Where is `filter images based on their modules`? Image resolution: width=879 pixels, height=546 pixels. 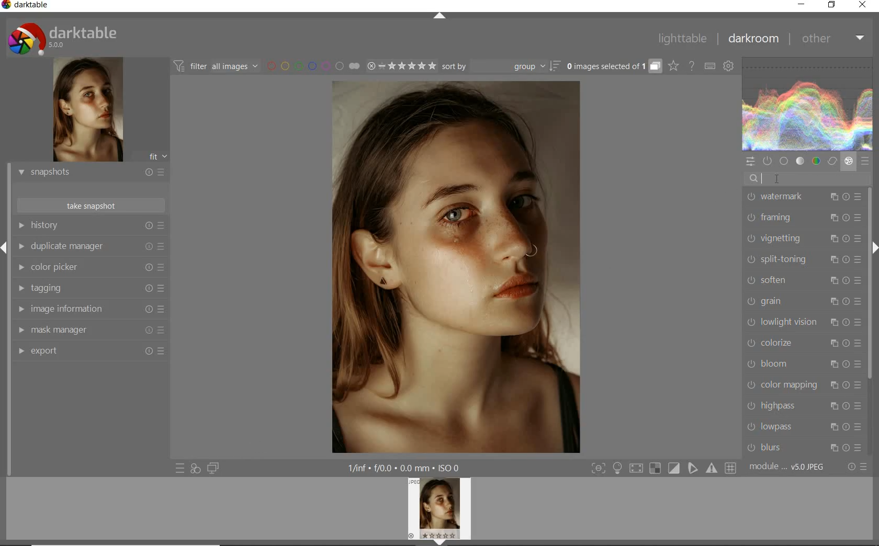
filter images based on their modules is located at coordinates (215, 65).